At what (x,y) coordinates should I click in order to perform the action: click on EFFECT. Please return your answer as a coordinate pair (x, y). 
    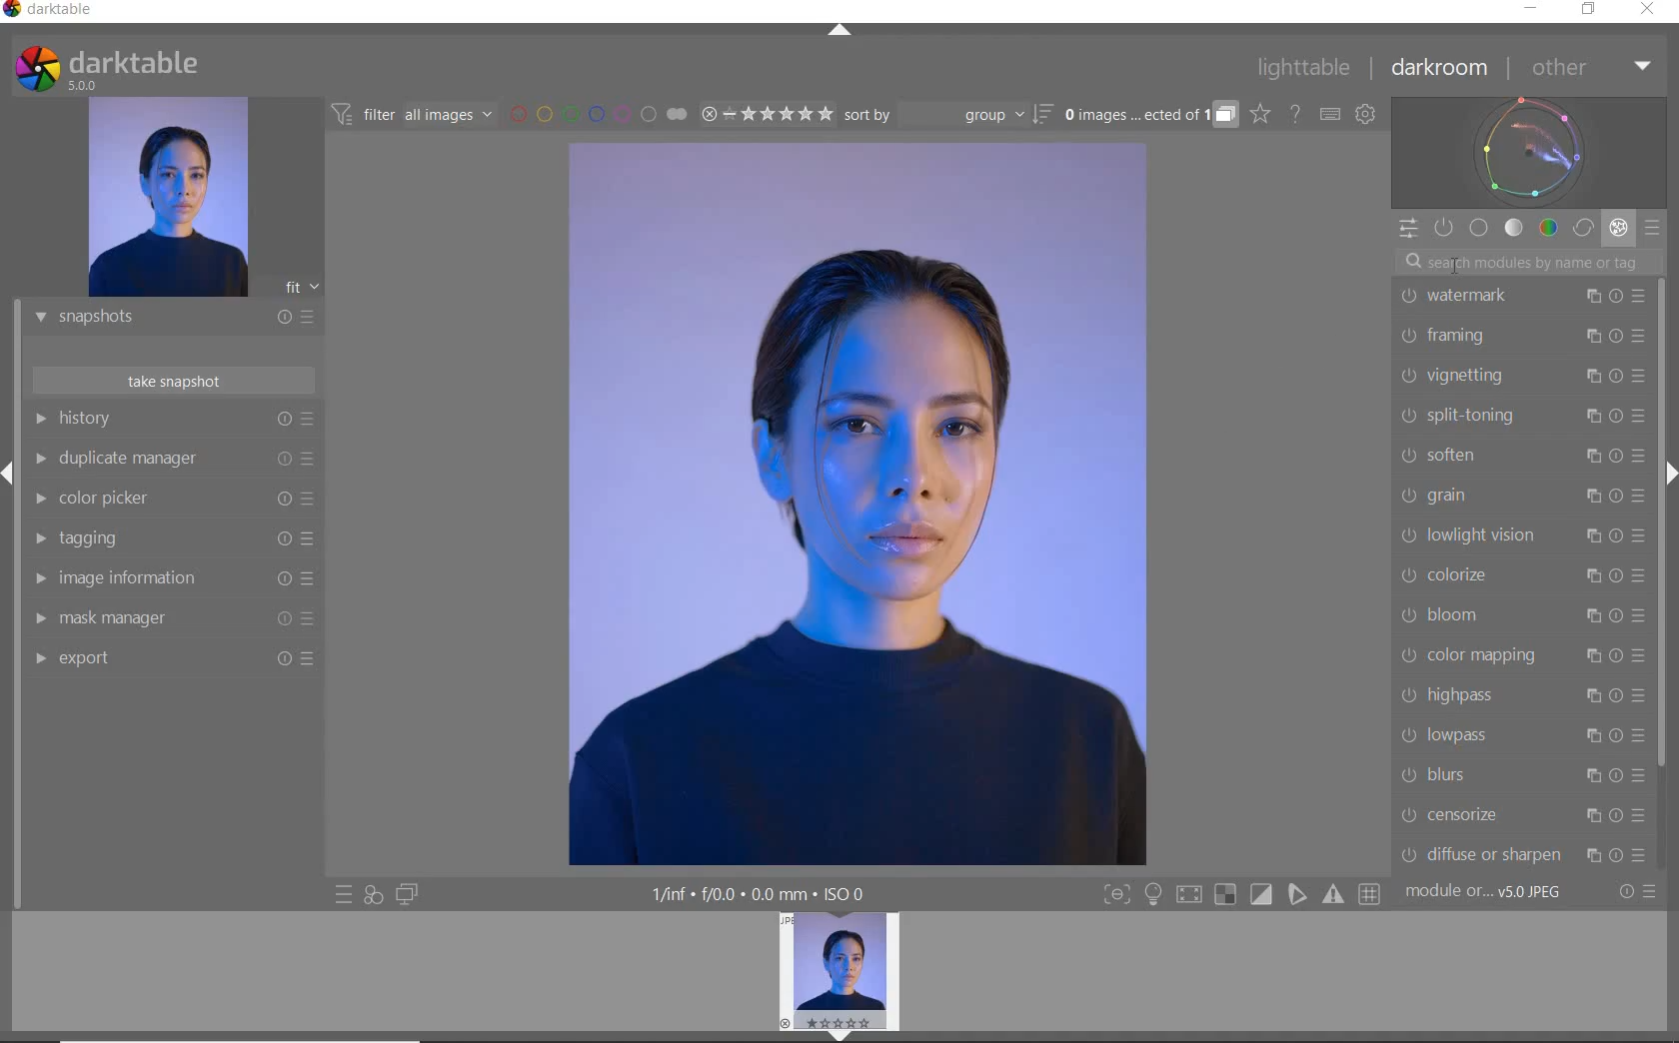
    Looking at the image, I should click on (1618, 227).